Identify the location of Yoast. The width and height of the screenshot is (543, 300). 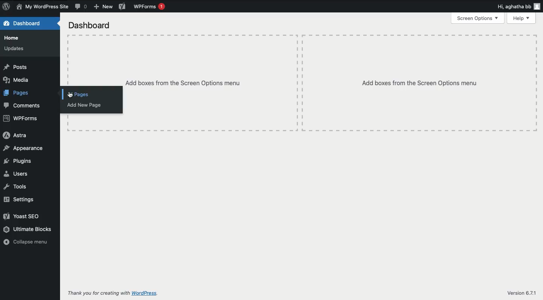
(122, 7).